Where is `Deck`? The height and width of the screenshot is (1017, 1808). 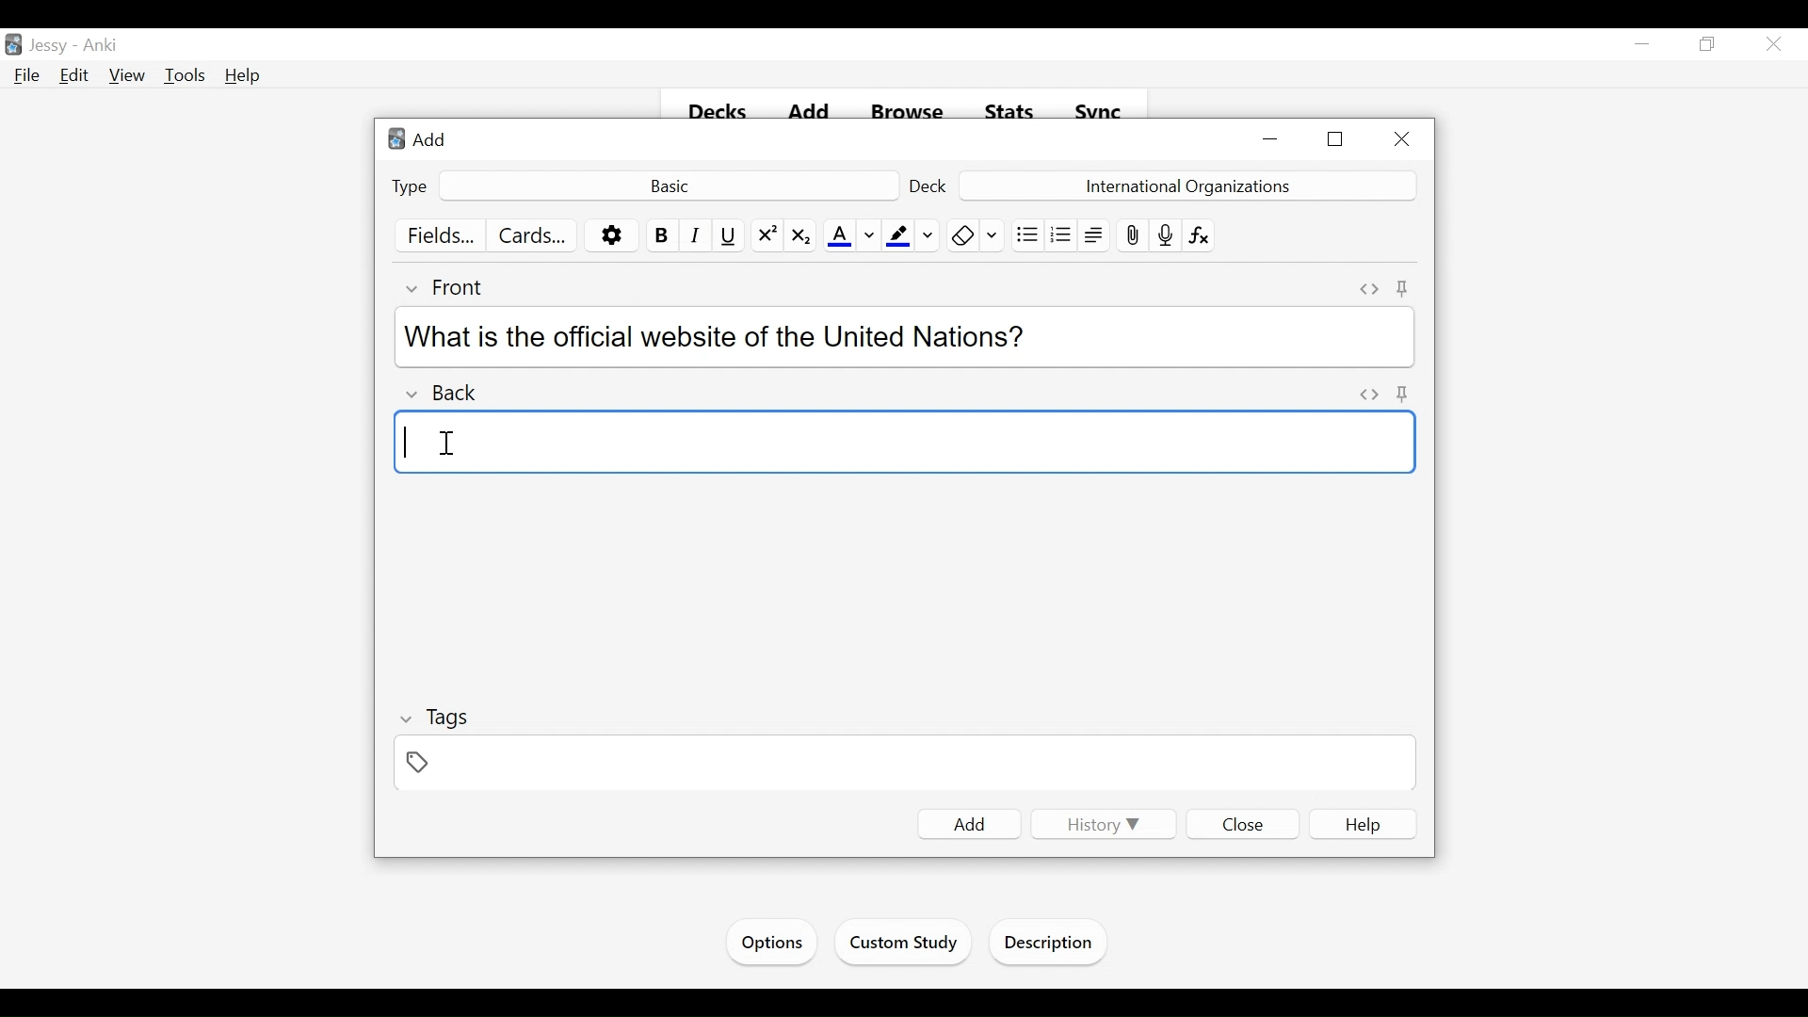 Deck is located at coordinates (928, 186).